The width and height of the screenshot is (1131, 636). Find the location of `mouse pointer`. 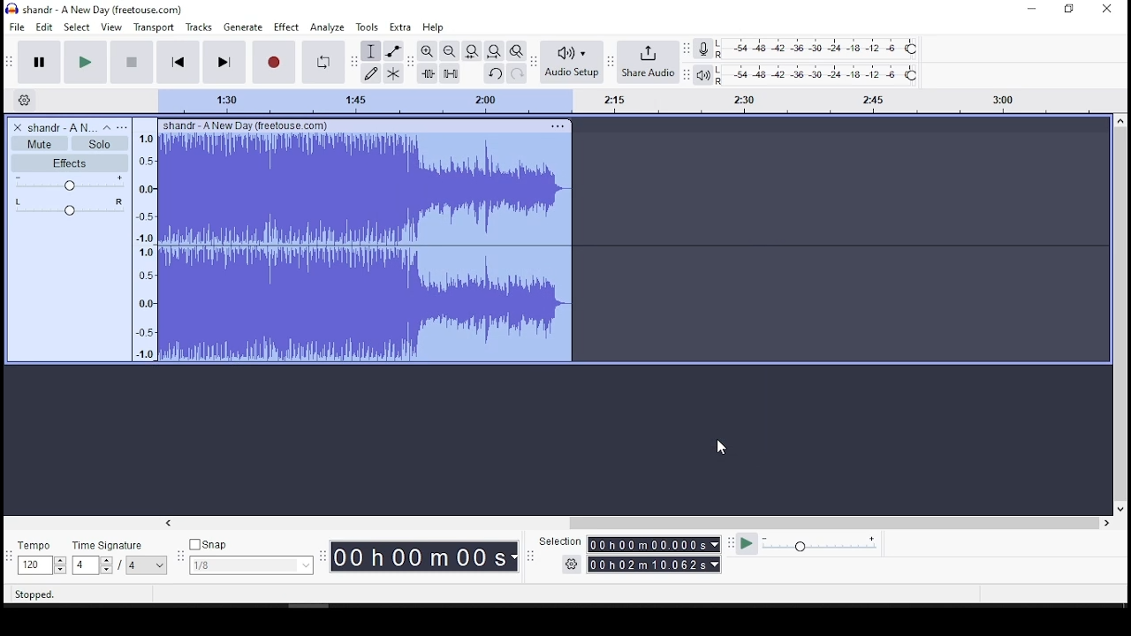

mouse pointer is located at coordinates (721, 448).